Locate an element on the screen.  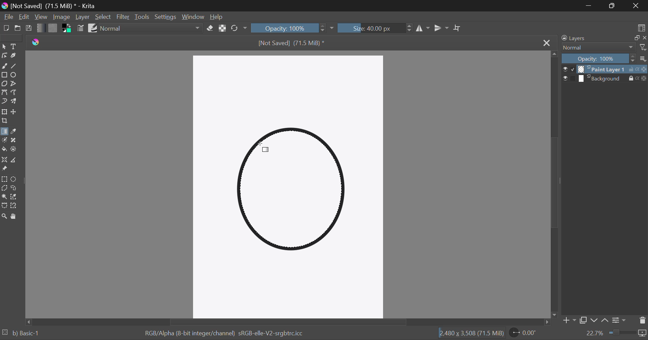
Brush Settings is located at coordinates (81, 29).